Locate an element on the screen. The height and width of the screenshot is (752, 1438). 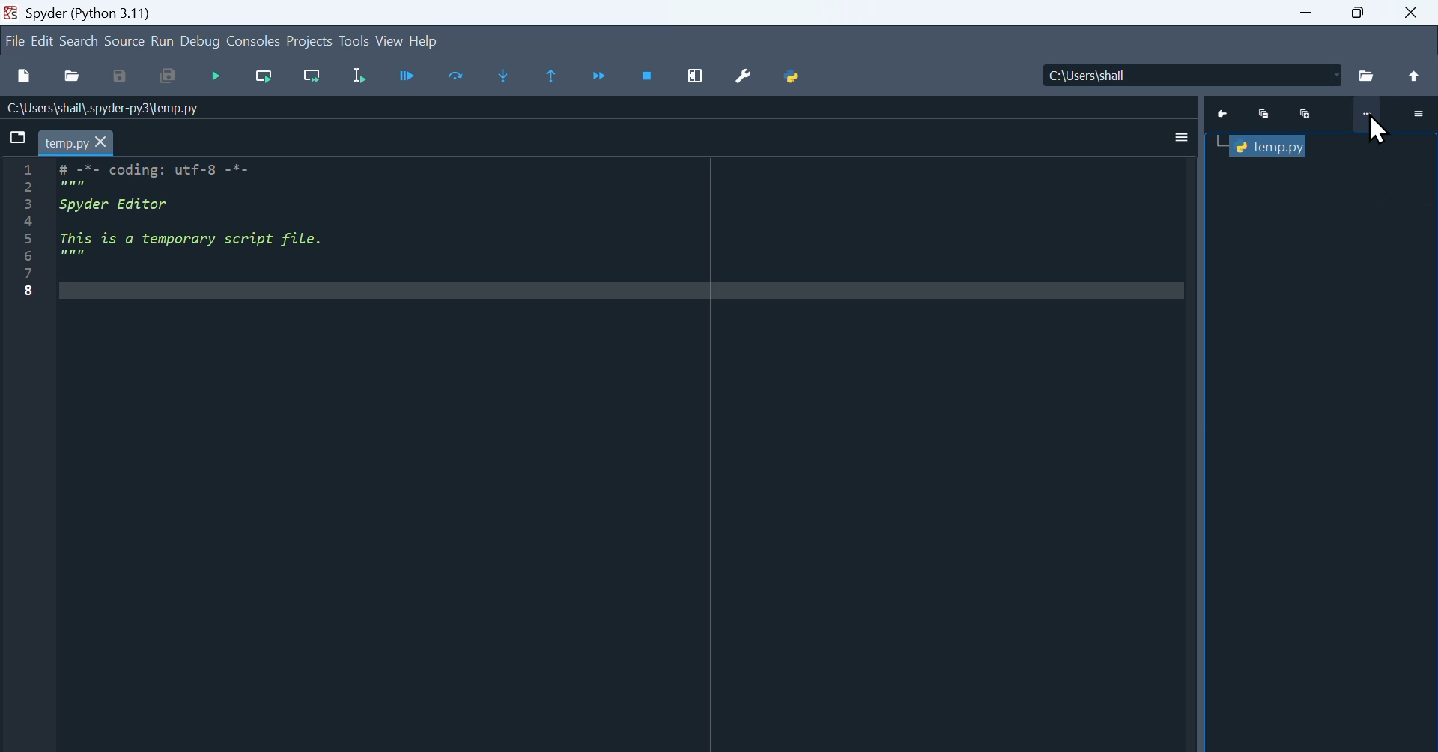
Browse tab is located at coordinates (18, 136).